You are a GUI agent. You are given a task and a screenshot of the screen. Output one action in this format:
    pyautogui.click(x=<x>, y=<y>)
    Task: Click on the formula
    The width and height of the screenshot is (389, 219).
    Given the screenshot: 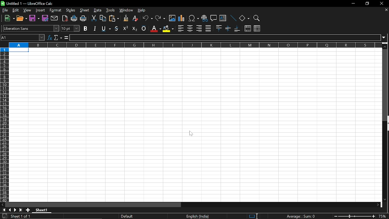 What is the action you would take?
    pyautogui.click(x=66, y=38)
    